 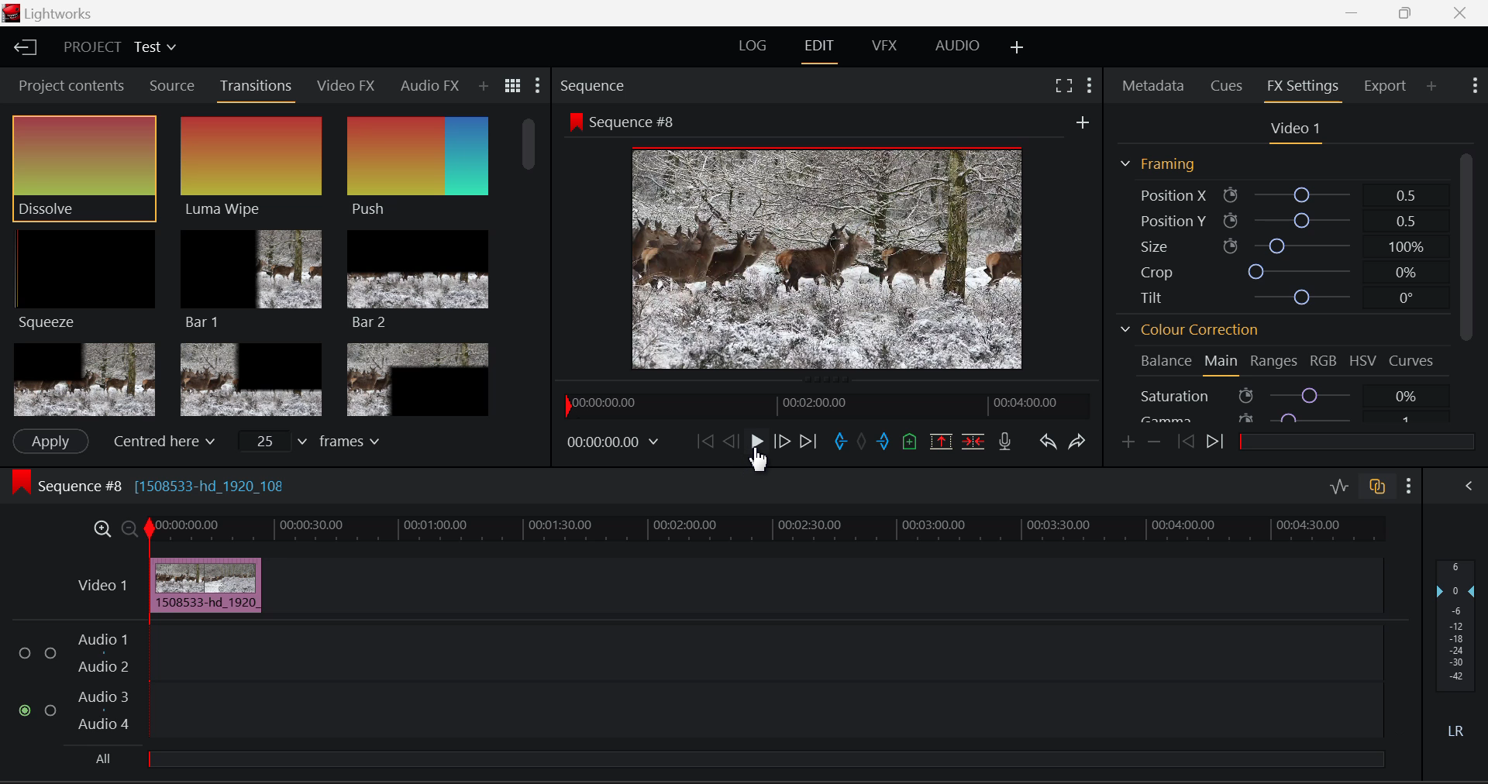 I want to click on Show Settings, so click(x=539, y=84).